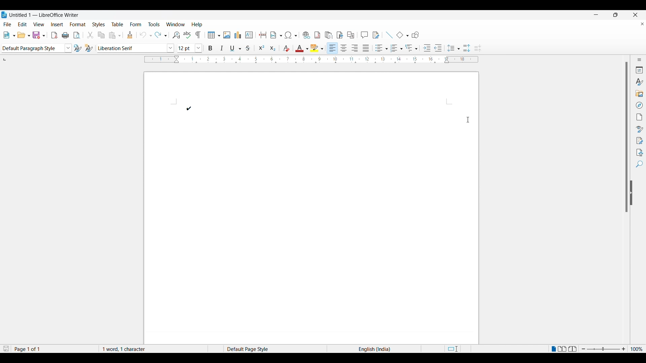 The height and width of the screenshot is (363, 646). I want to click on insert hyperlink, so click(306, 35).